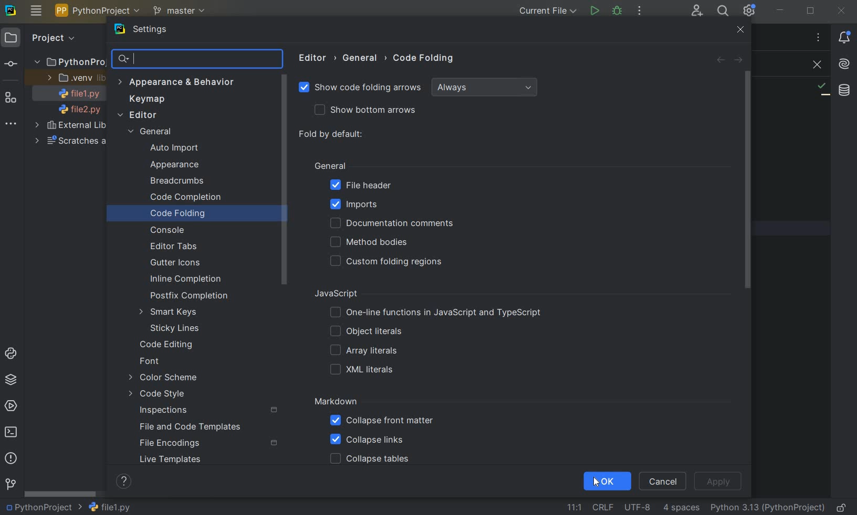  I want to click on SMART KEYS, so click(171, 313).